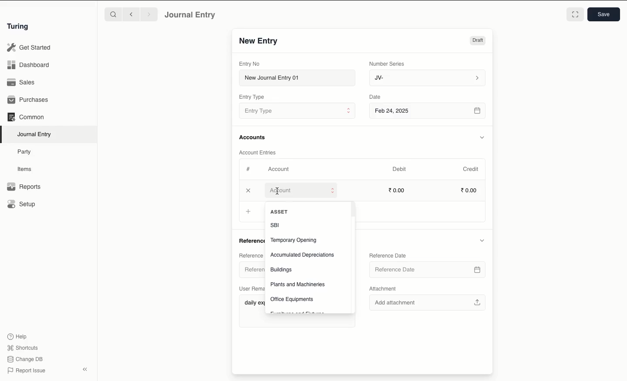 This screenshot has width=627, height=381. What do you see at coordinates (294, 240) in the screenshot?
I see `Temporary Opening` at bounding box center [294, 240].